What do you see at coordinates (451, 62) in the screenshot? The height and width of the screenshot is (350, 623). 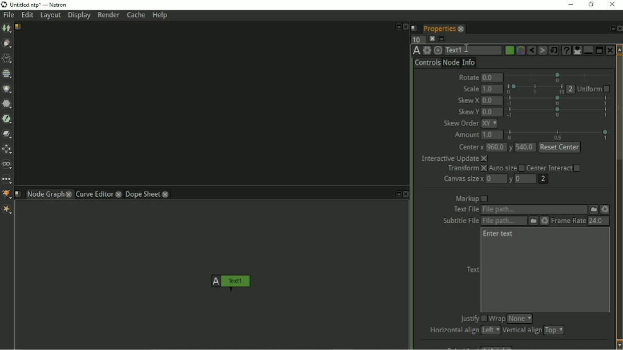 I see `Node` at bounding box center [451, 62].